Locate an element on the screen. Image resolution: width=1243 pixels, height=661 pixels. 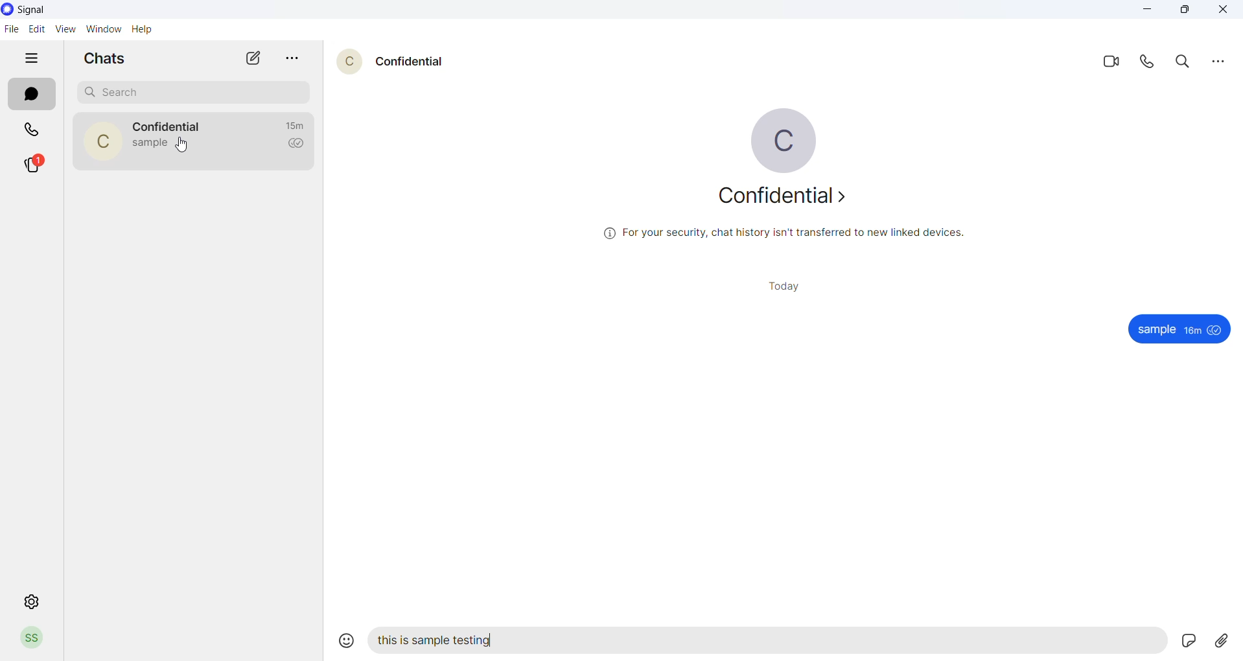
this is simple testing is located at coordinates (441, 640).